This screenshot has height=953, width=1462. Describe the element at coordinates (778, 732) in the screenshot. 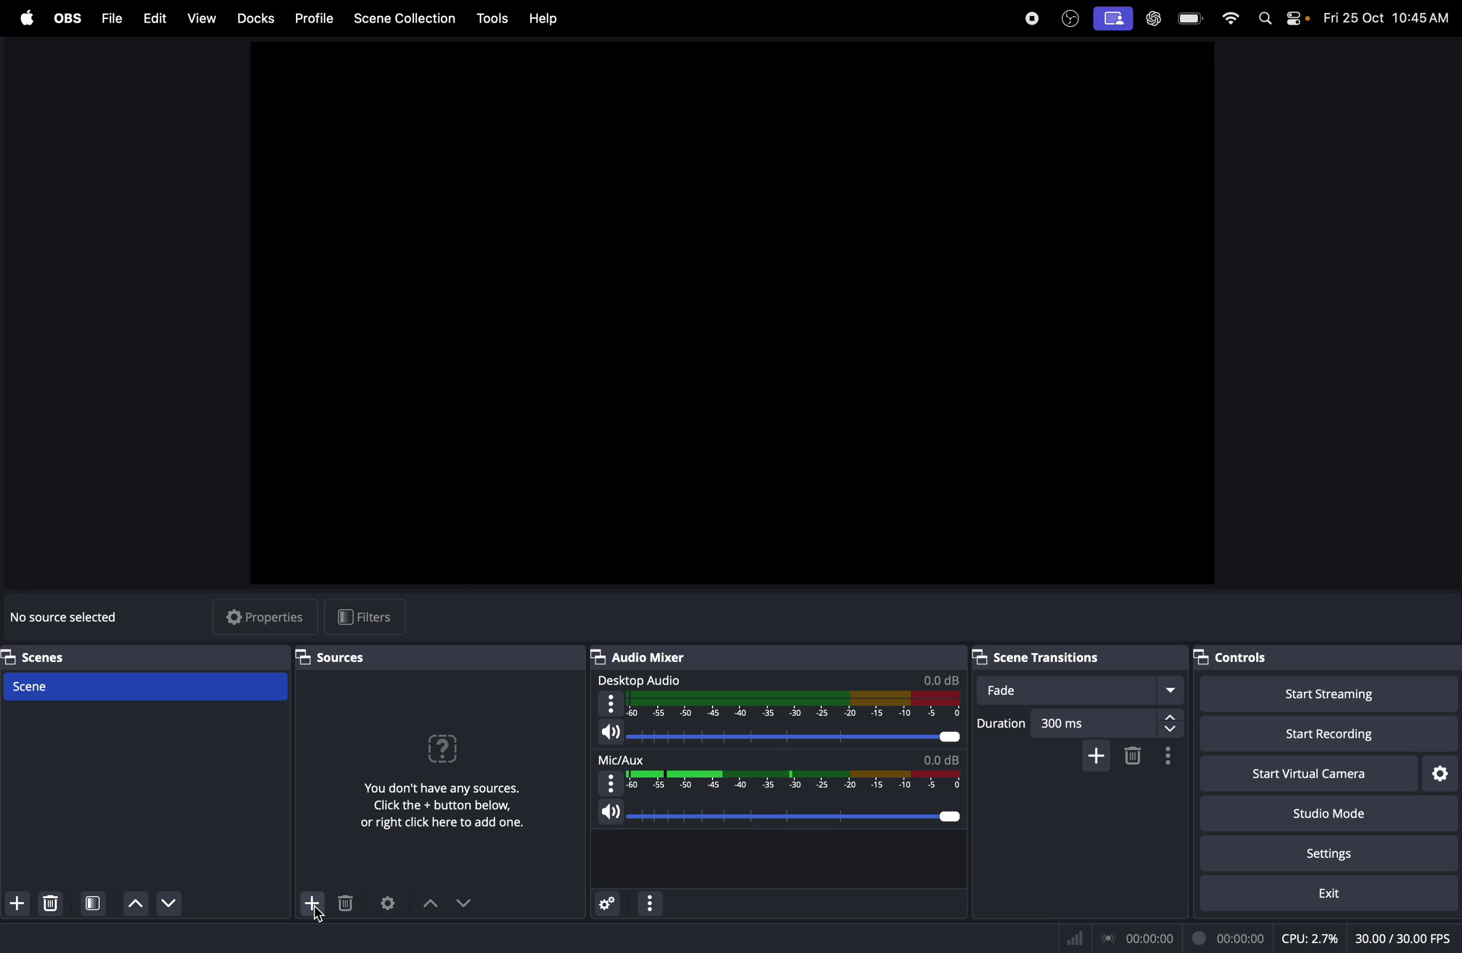

I see `audio level` at that location.